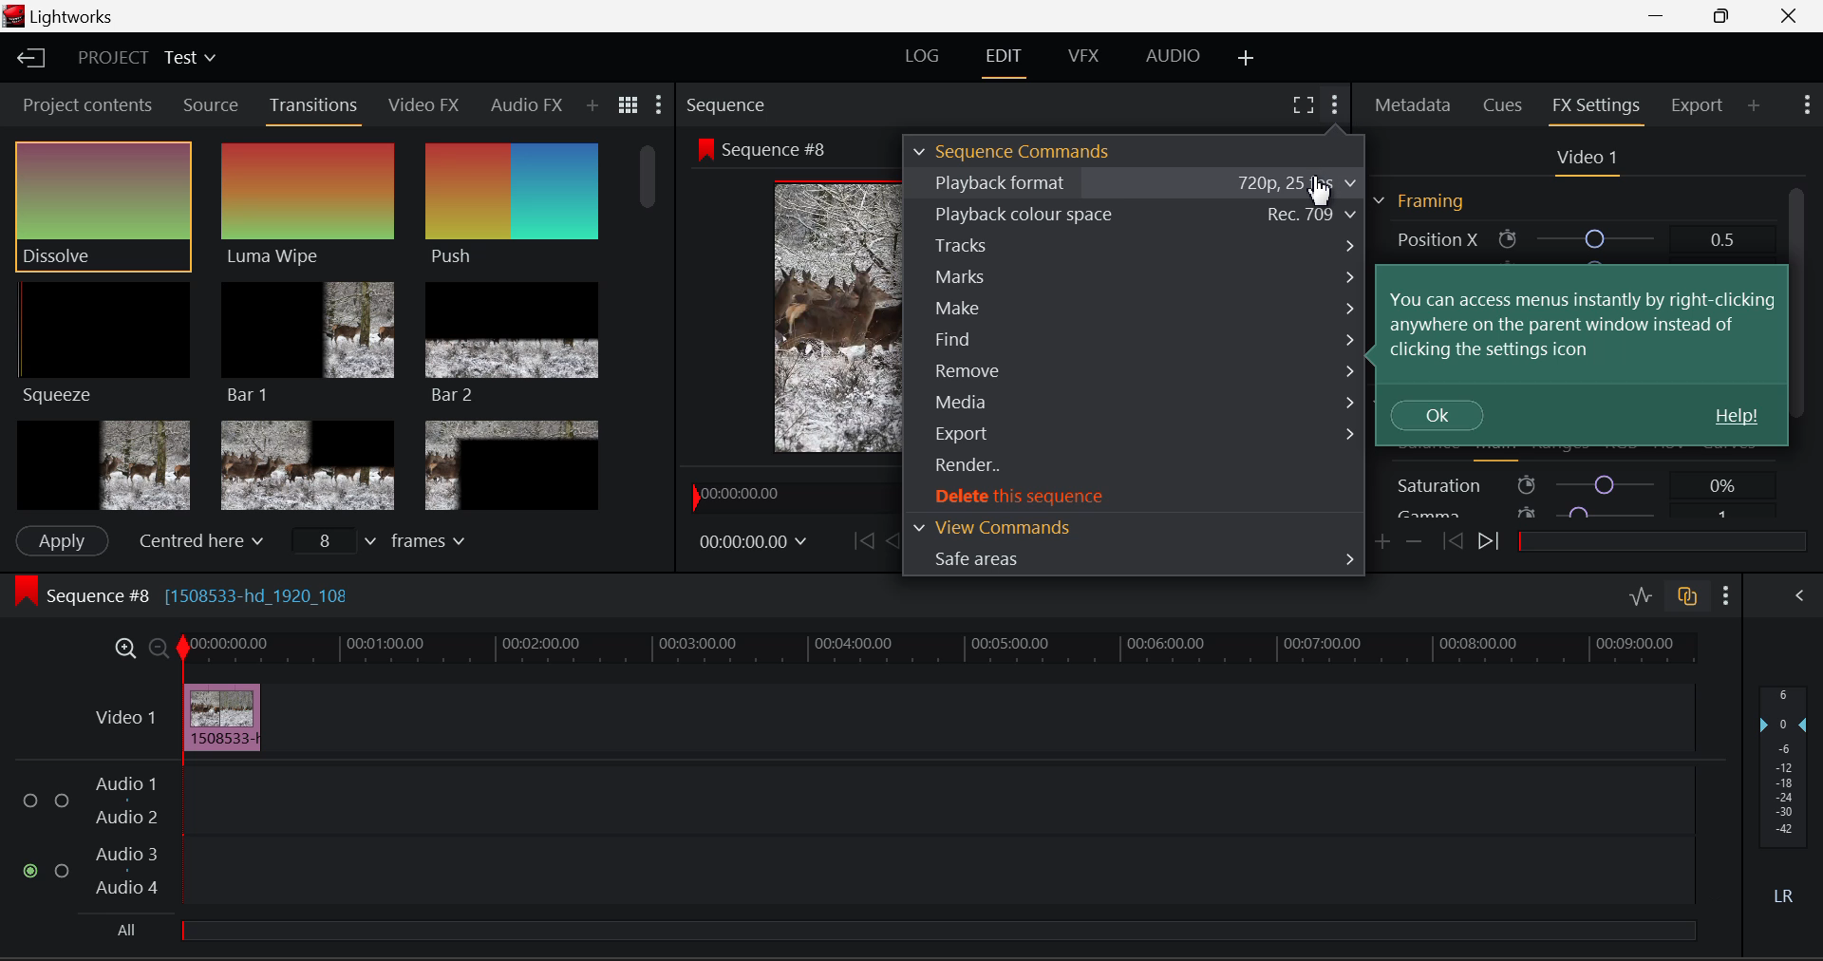 The height and width of the screenshot is (961, 1823). I want to click on Media, so click(1137, 401).